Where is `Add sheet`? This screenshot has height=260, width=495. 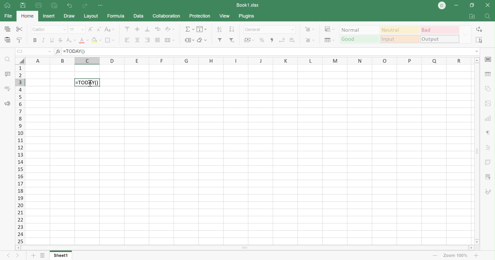
Add sheet is located at coordinates (34, 256).